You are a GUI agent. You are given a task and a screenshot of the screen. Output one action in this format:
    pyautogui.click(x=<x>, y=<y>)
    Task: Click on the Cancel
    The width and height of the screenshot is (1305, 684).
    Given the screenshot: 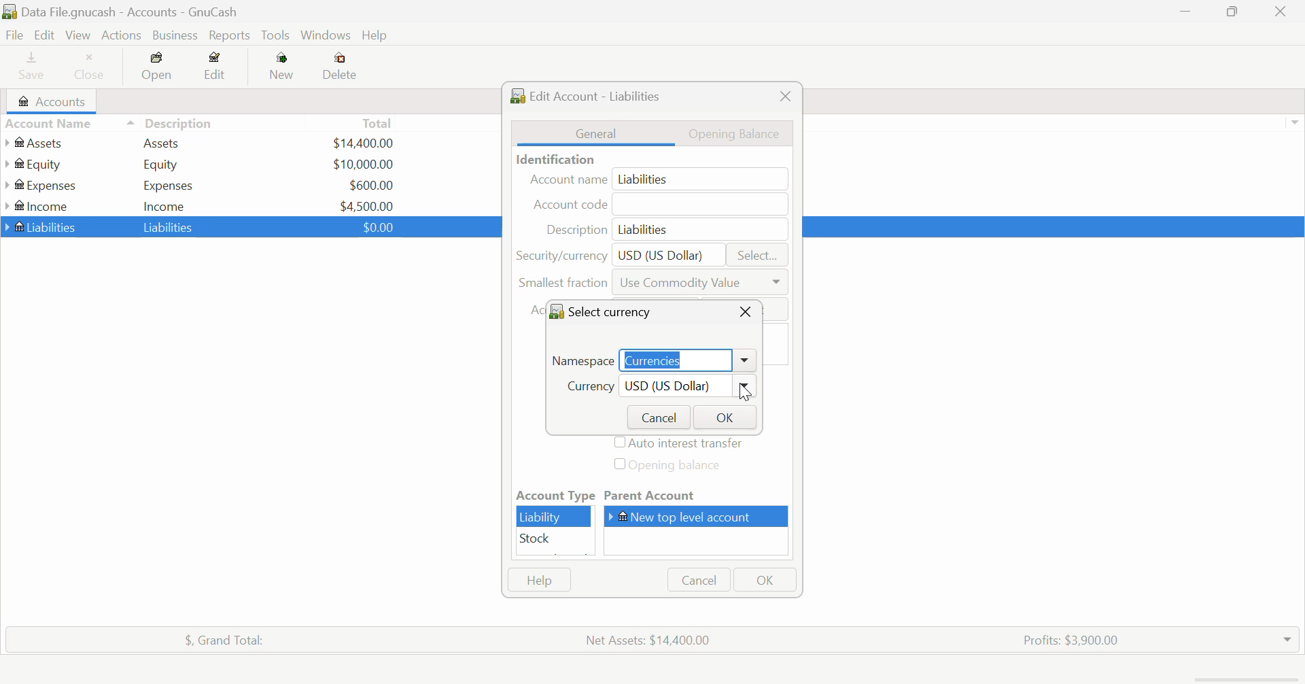 What is the action you would take?
    pyautogui.click(x=697, y=580)
    